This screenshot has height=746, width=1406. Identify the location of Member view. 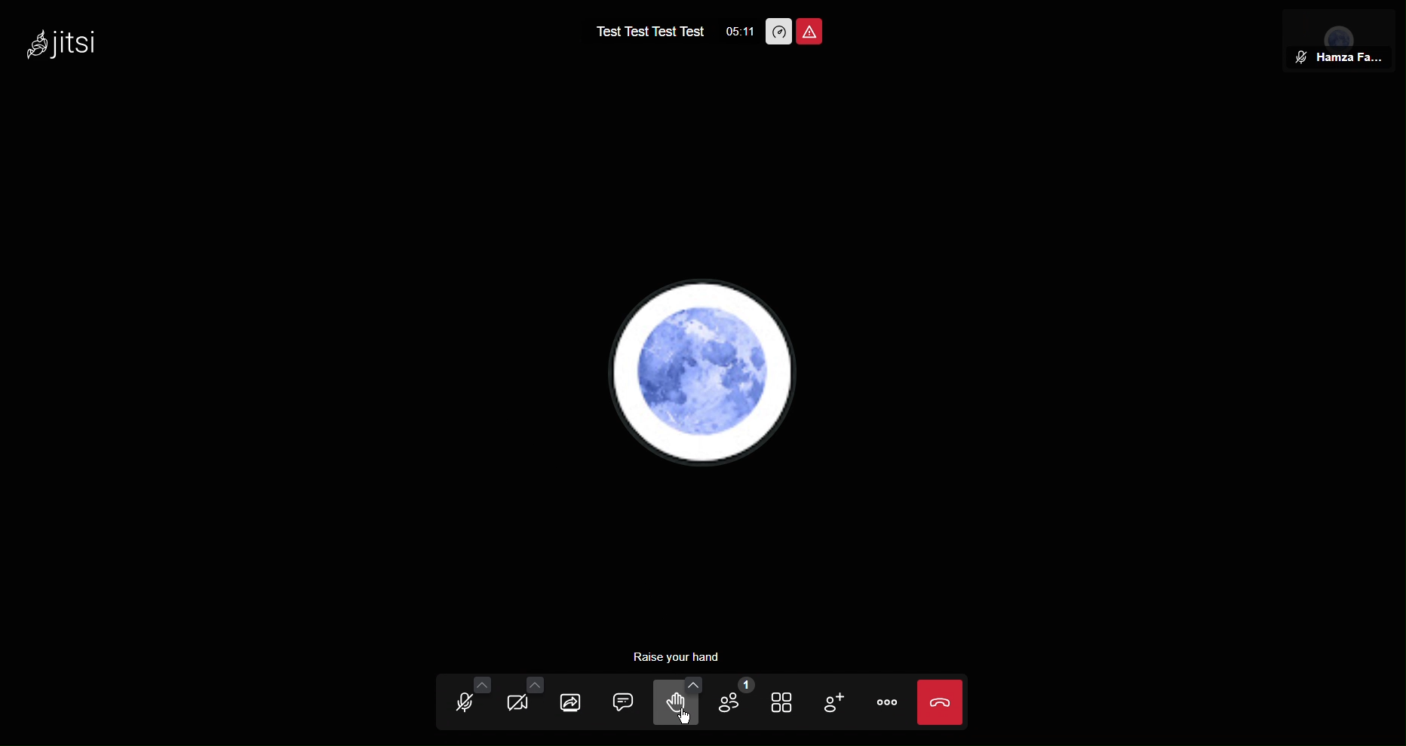
(1334, 43).